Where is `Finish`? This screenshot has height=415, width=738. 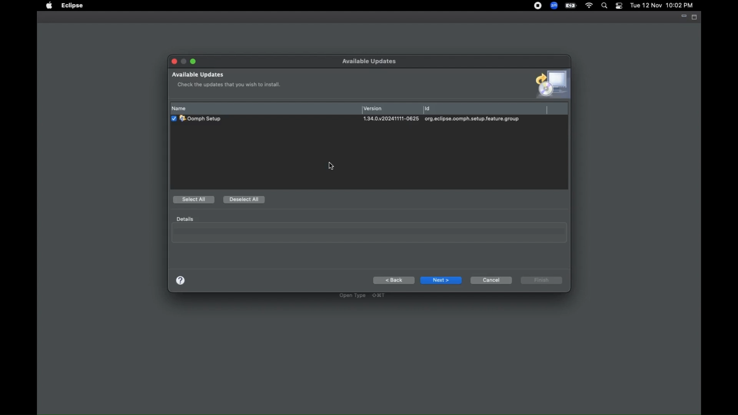
Finish is located at coordinates (542, 281).